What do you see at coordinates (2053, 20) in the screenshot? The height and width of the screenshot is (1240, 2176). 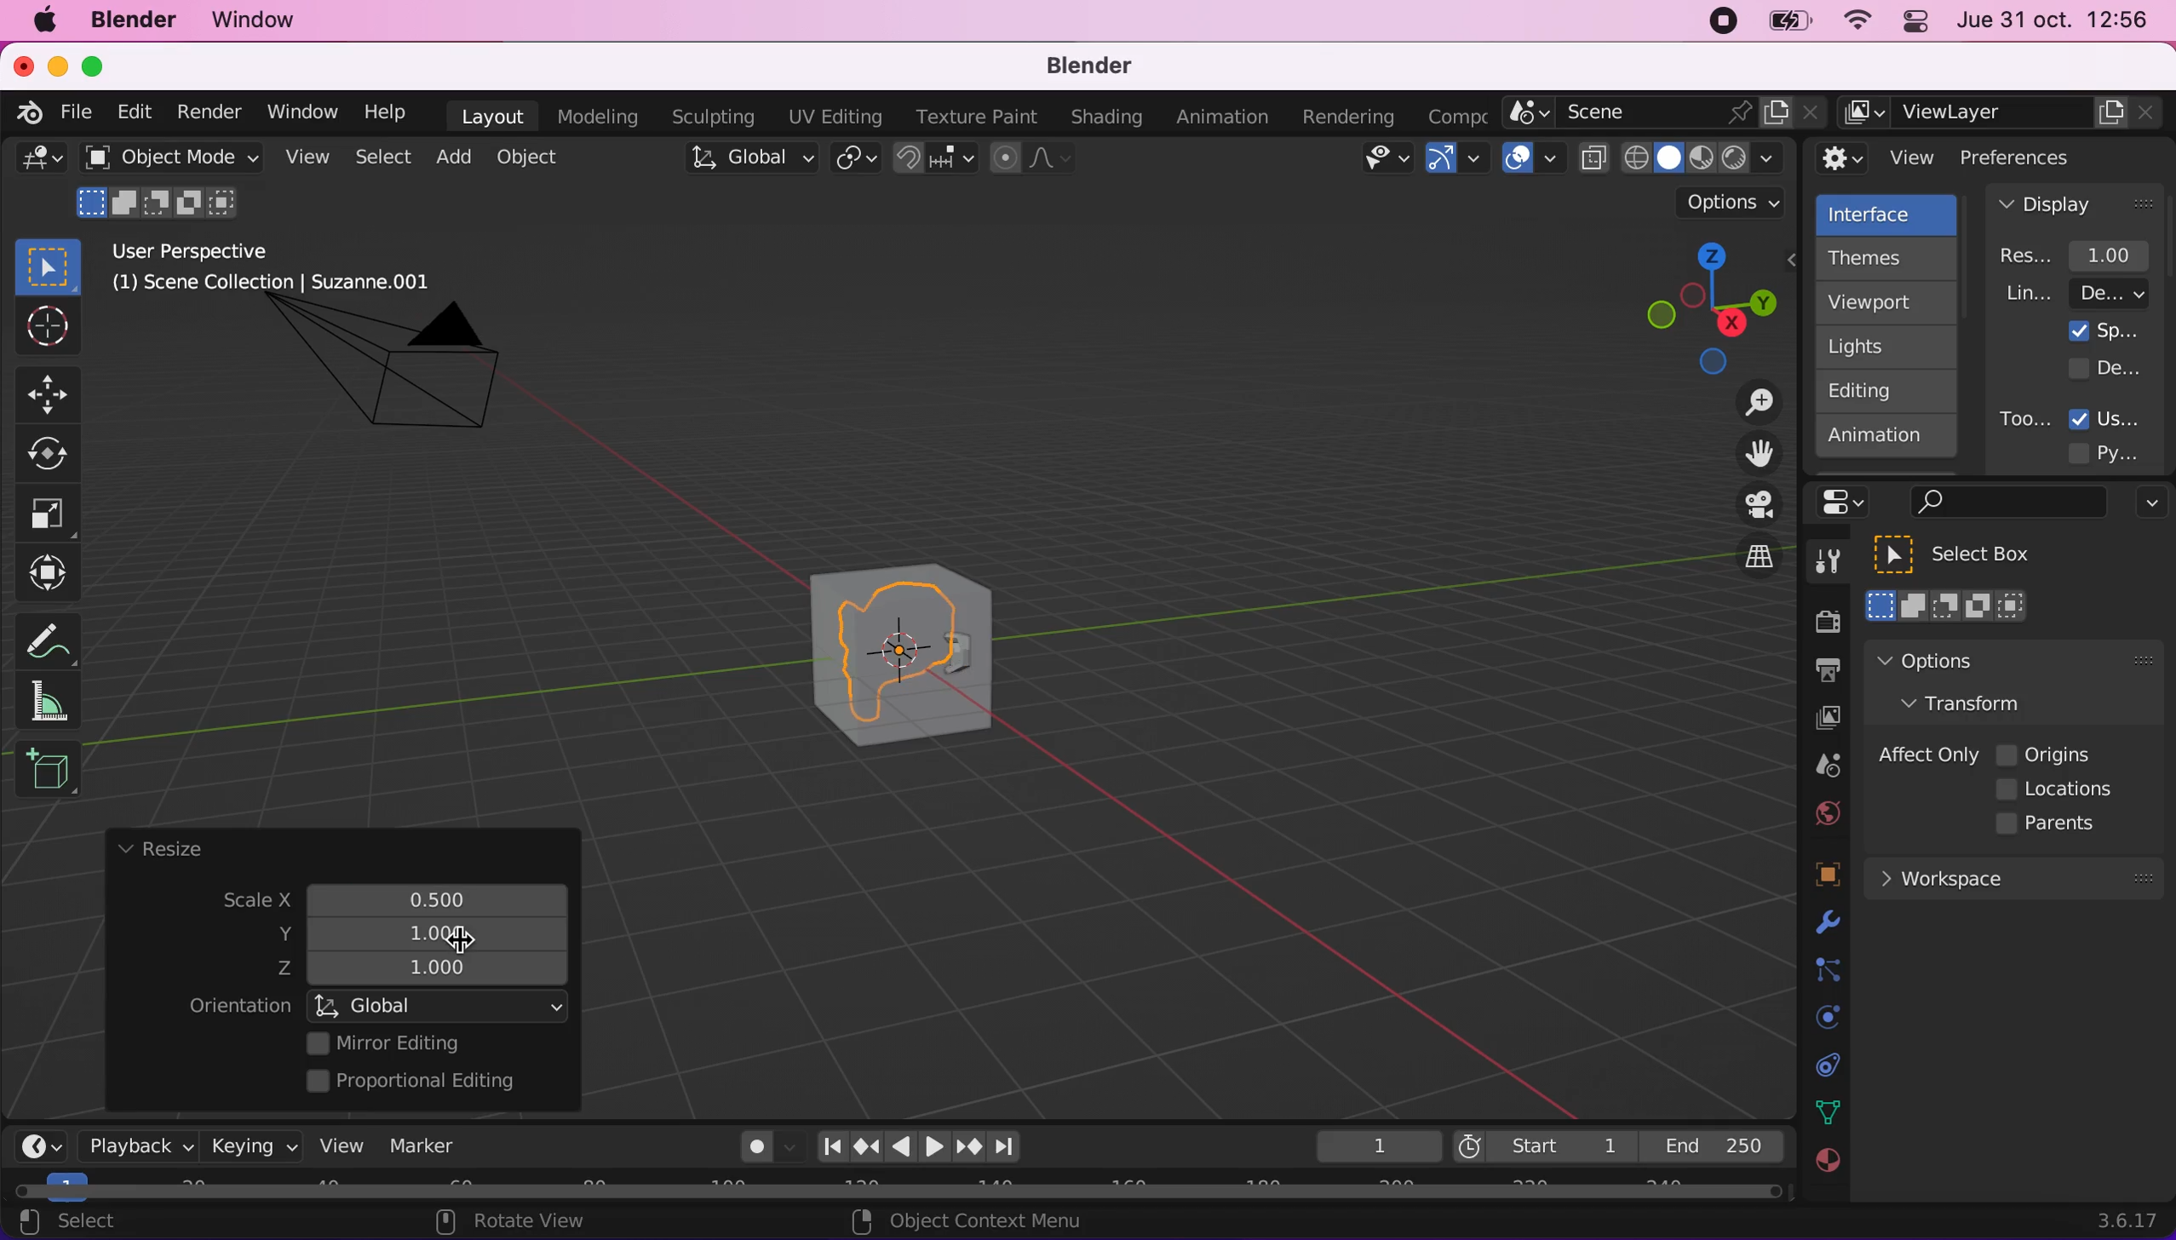 I see `jue 31 oct. 12:56` at bounding box center [2053, 20].